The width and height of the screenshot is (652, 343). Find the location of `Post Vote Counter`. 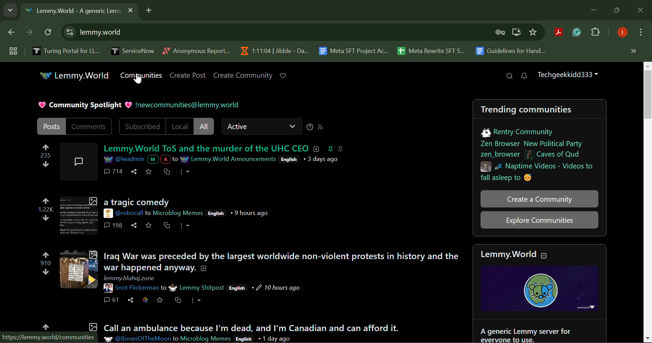

Post Vote Counter is located at coordinates (46, 156).